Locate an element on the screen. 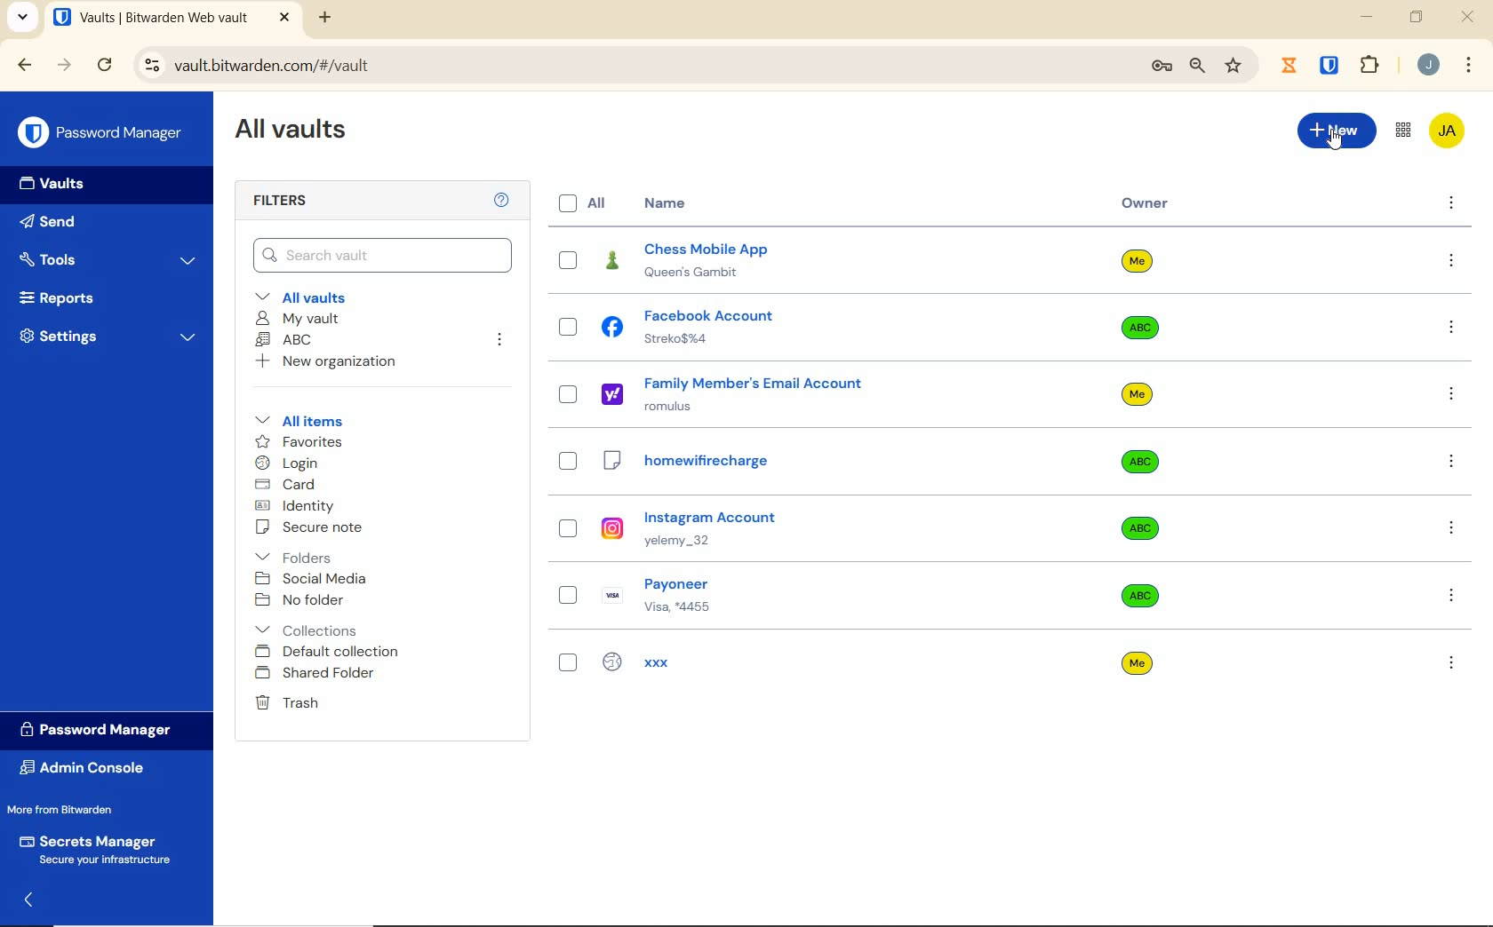  address bar is located at coordinates (629, 65).